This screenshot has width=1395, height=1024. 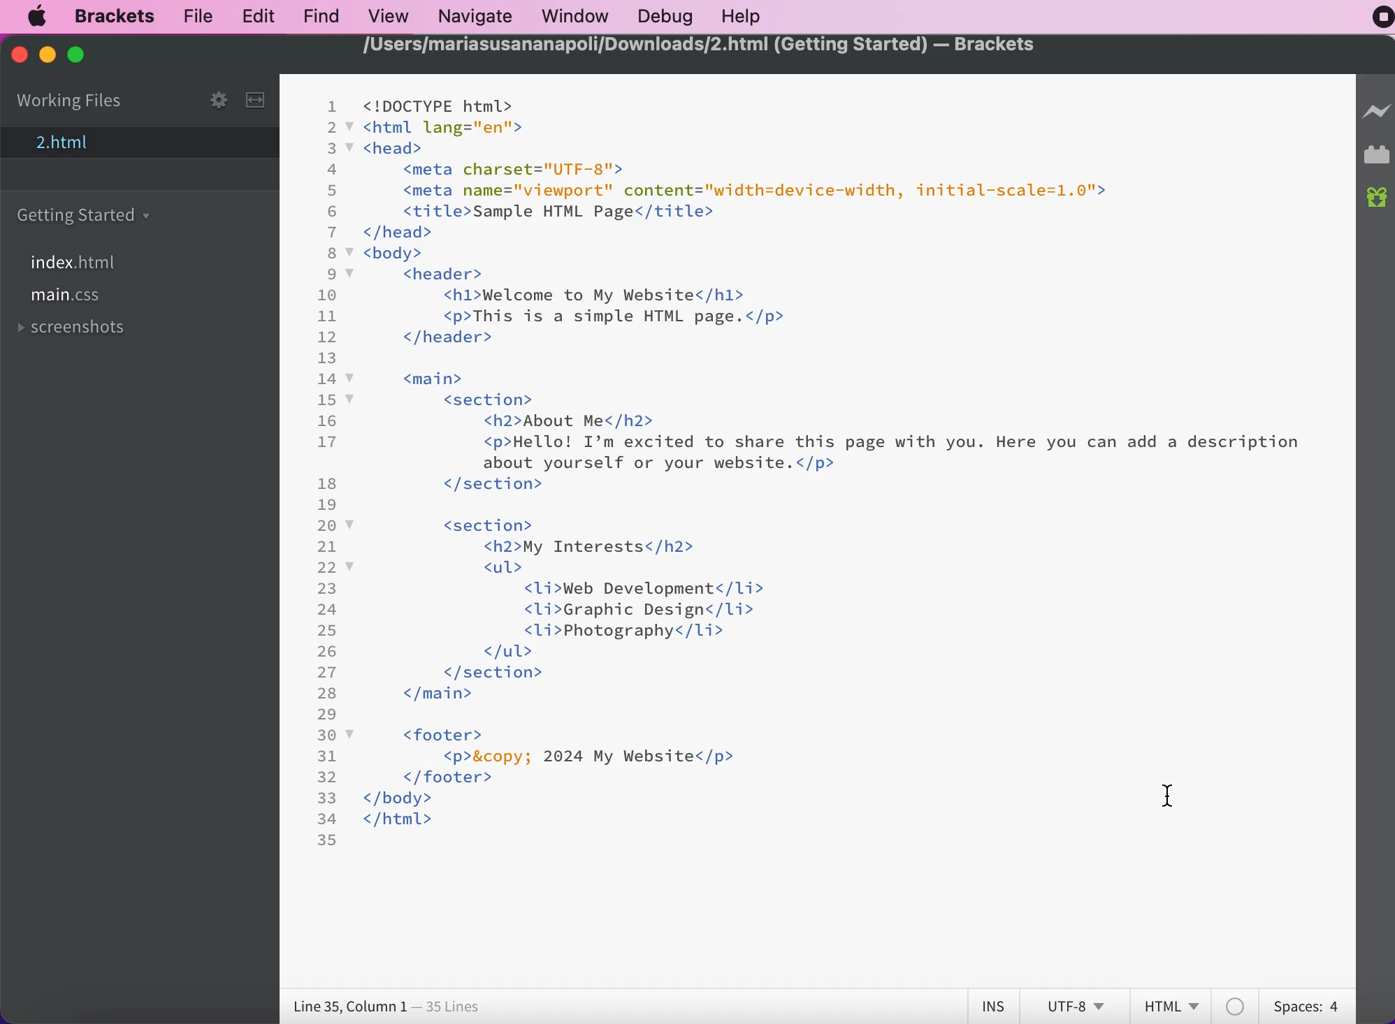 I want to click on 25, so click(x=328, y=631).